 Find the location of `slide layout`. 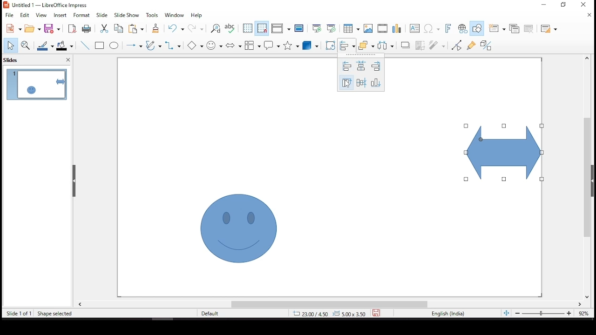

slide layout is located at coordinates (549, 29).